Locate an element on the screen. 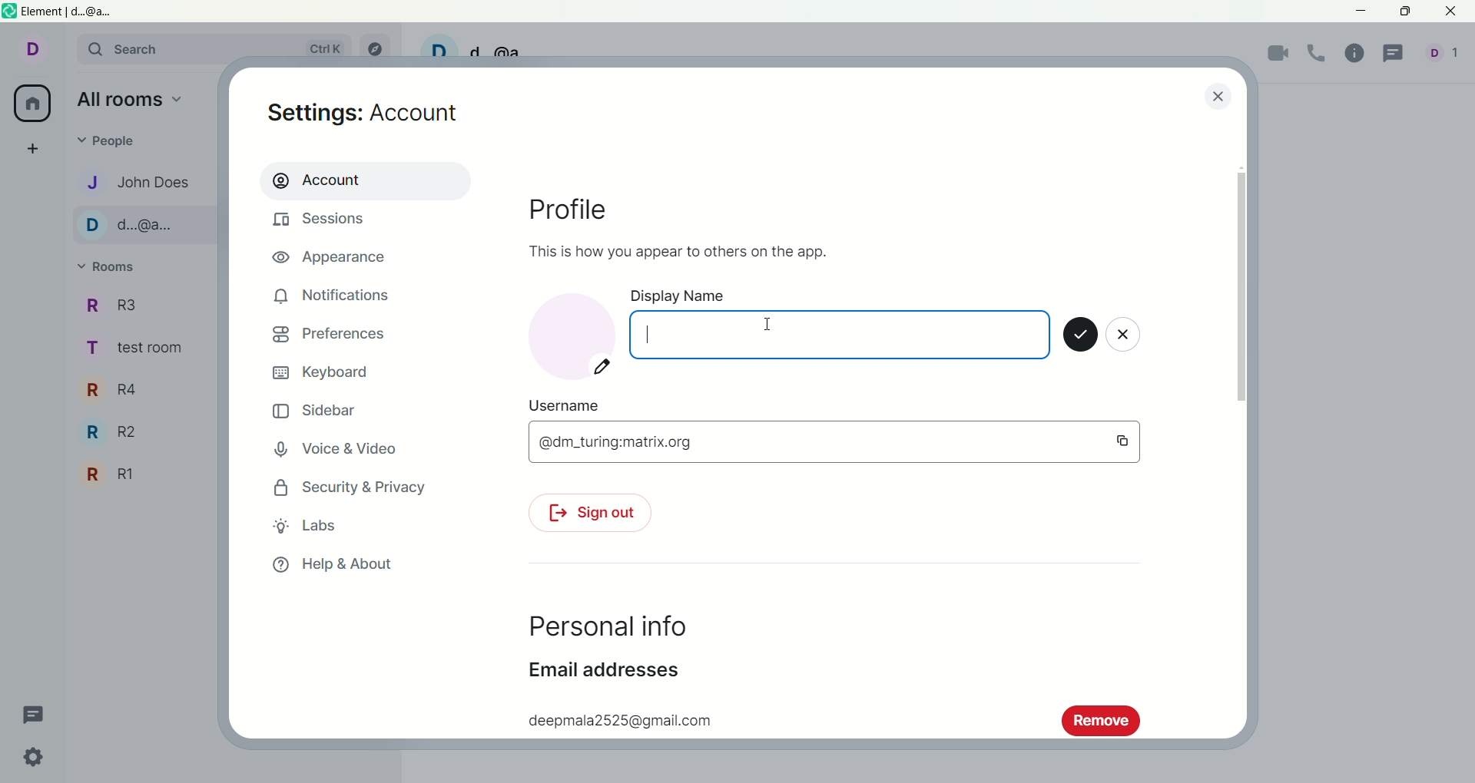 The image size is (1475, 783). maximize is located at coordinates (1404, 12).